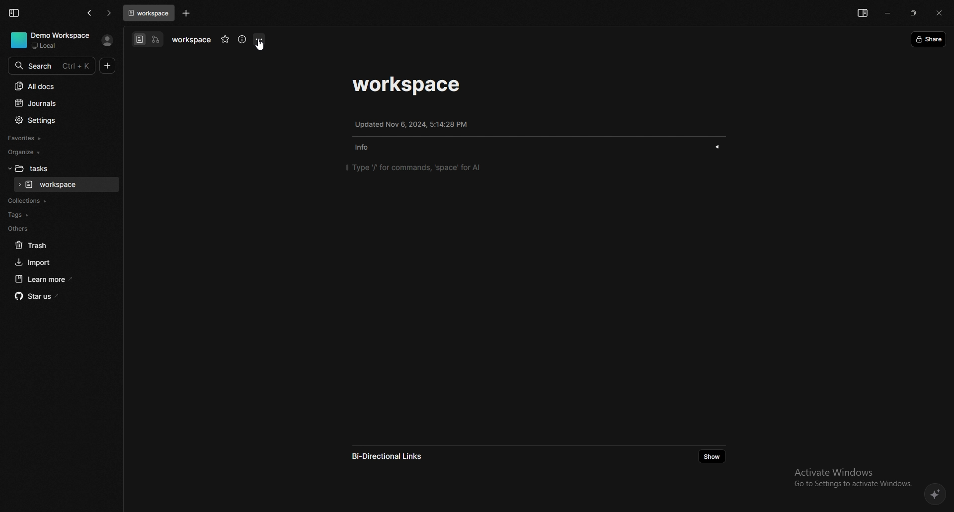  Describe the element at coordinates (191, 40) in the screenshot. I see `task name` at that location.